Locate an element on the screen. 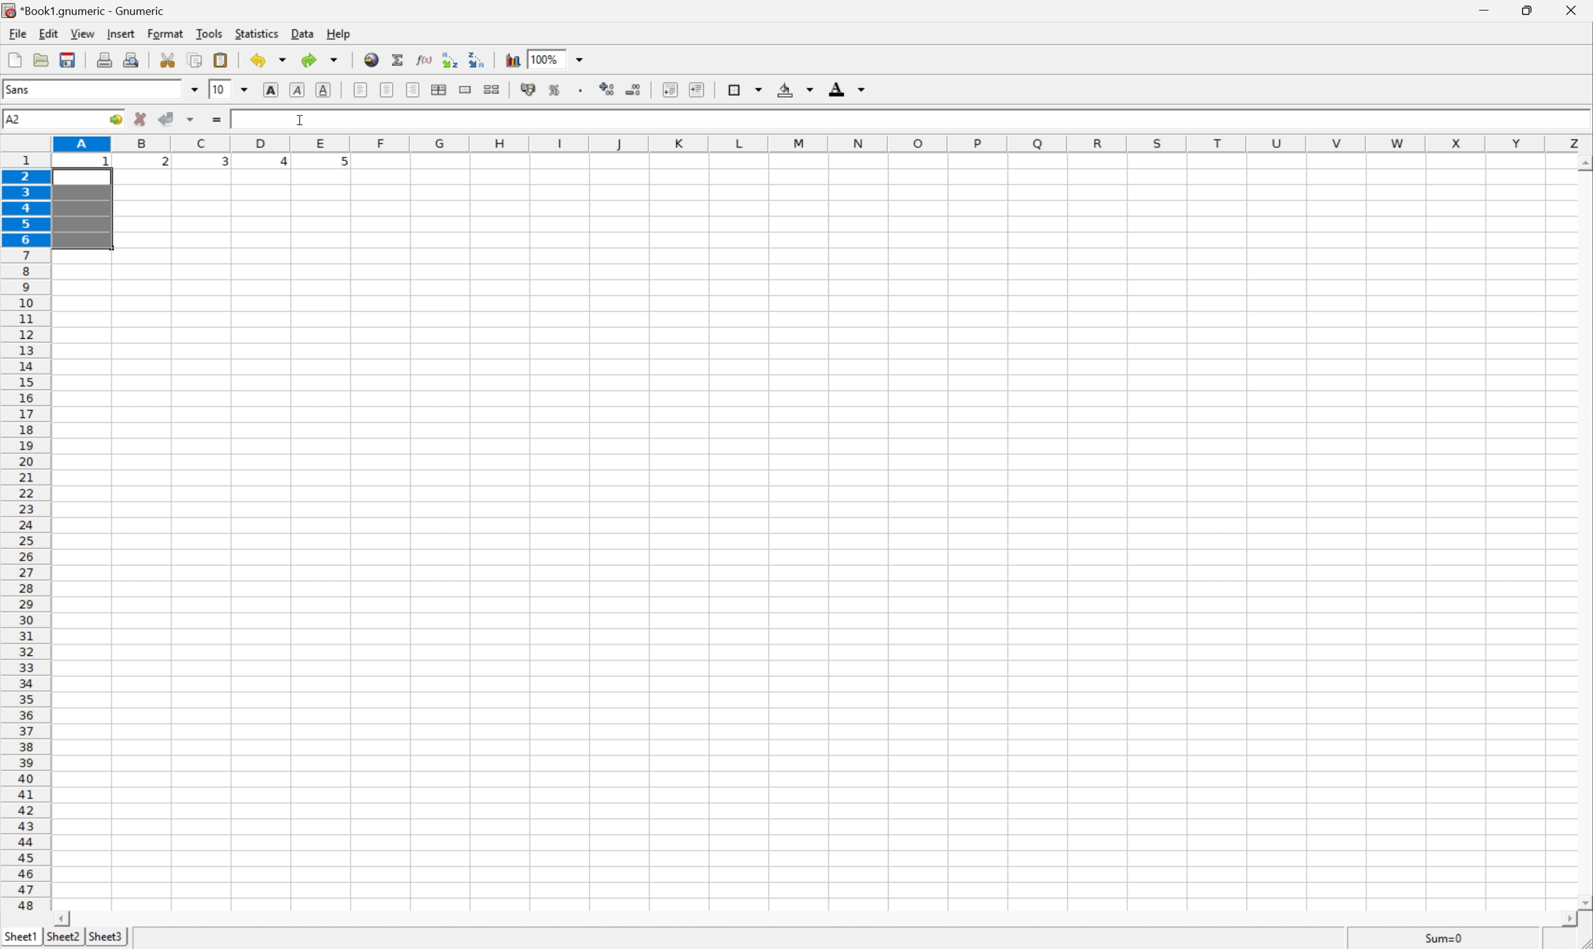 The height and width of the screenshot is (949, 1593). bold is located at coordinates (274, 89).